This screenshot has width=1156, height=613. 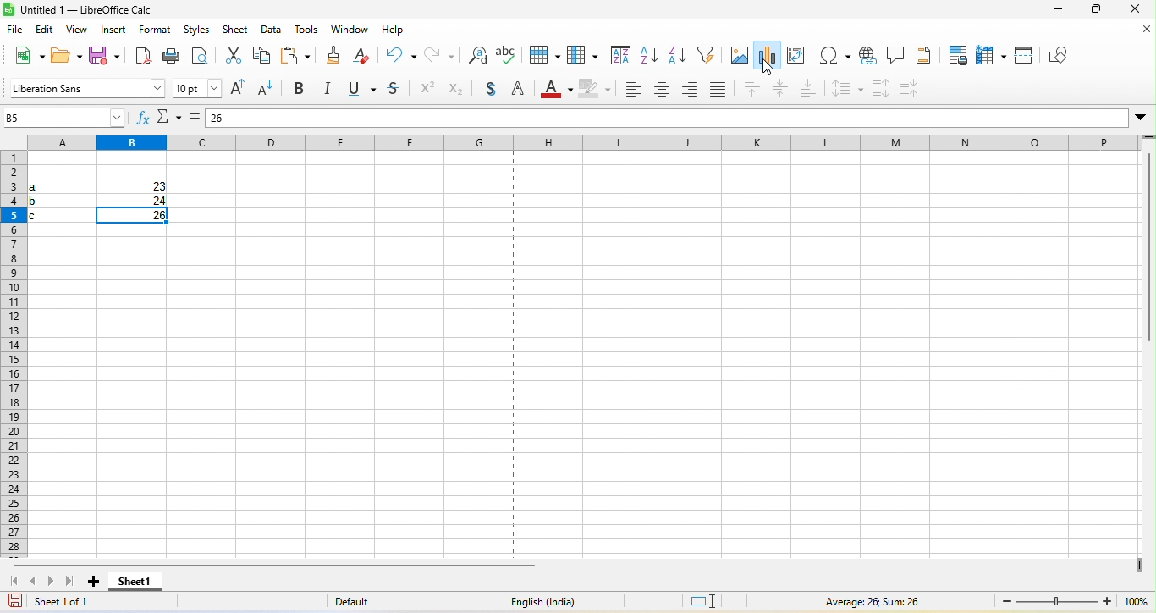 What do you see at coordinates (883, 88) in the screenshot?
I see `increase paragraph spacing` at bounding box center [883, 88].